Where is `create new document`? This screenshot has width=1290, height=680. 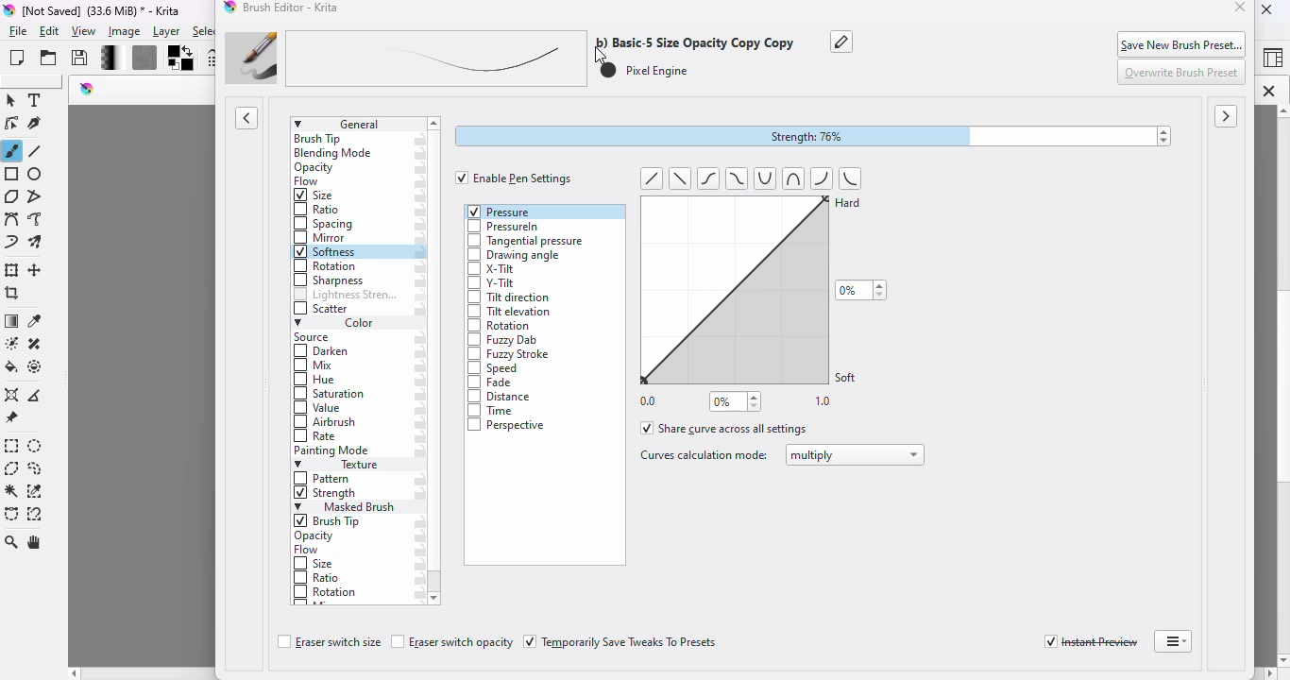
create new document is located at coordinates (17, 58).